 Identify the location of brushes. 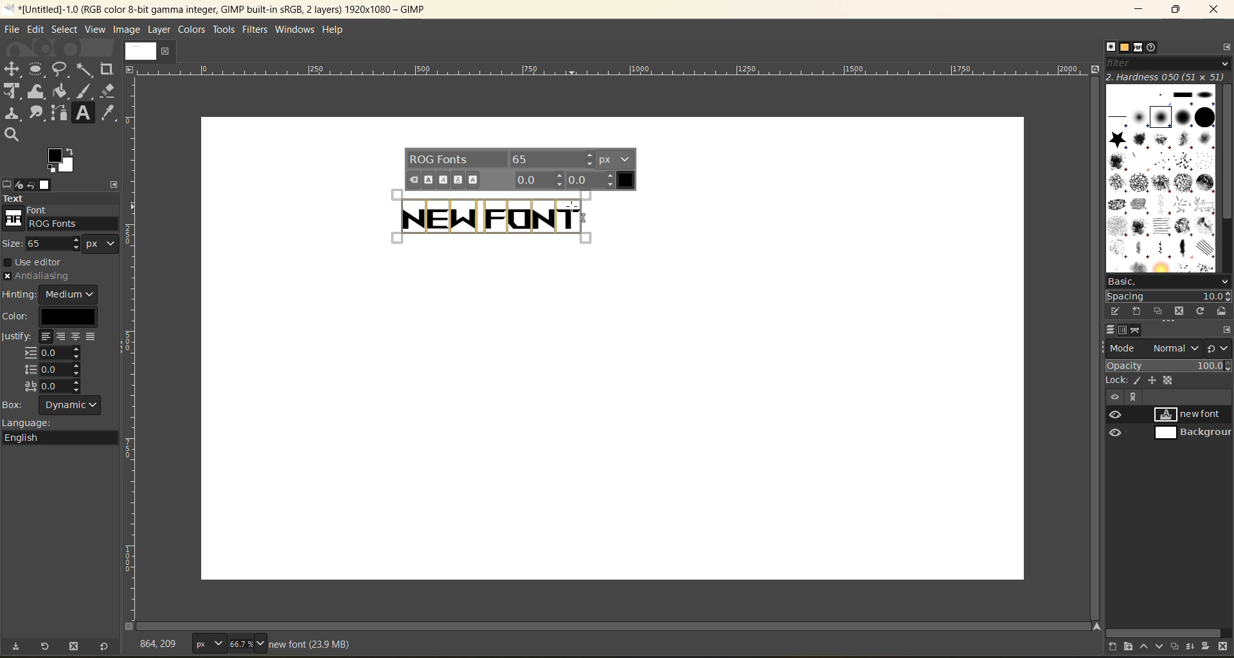
(1111, 46).